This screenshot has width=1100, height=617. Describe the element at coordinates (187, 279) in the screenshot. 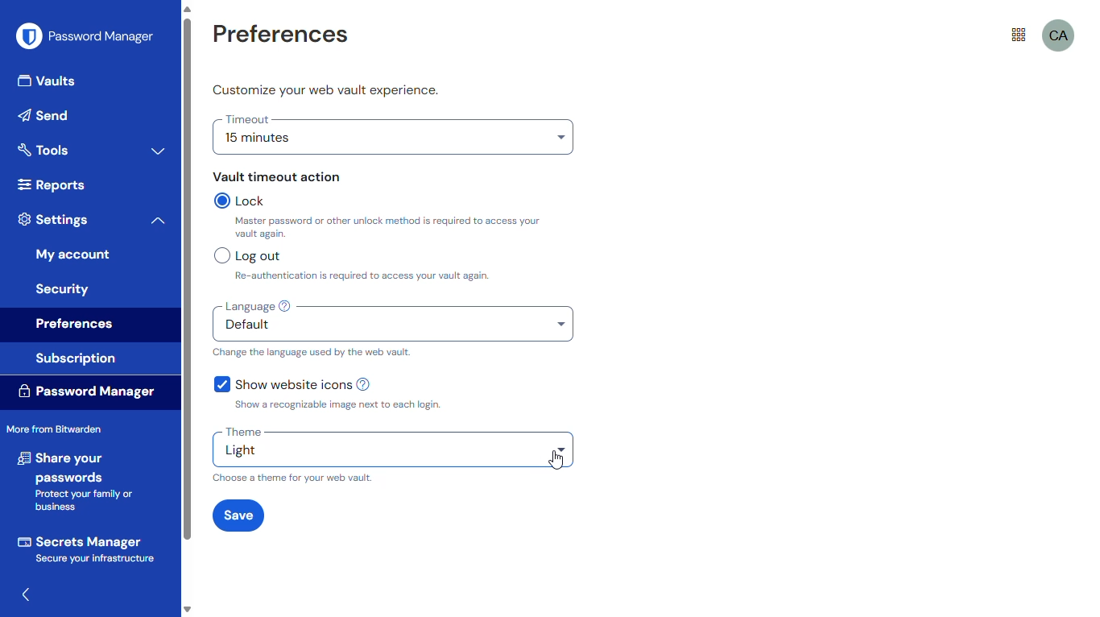

I see `vertical scroll bar` at that location.